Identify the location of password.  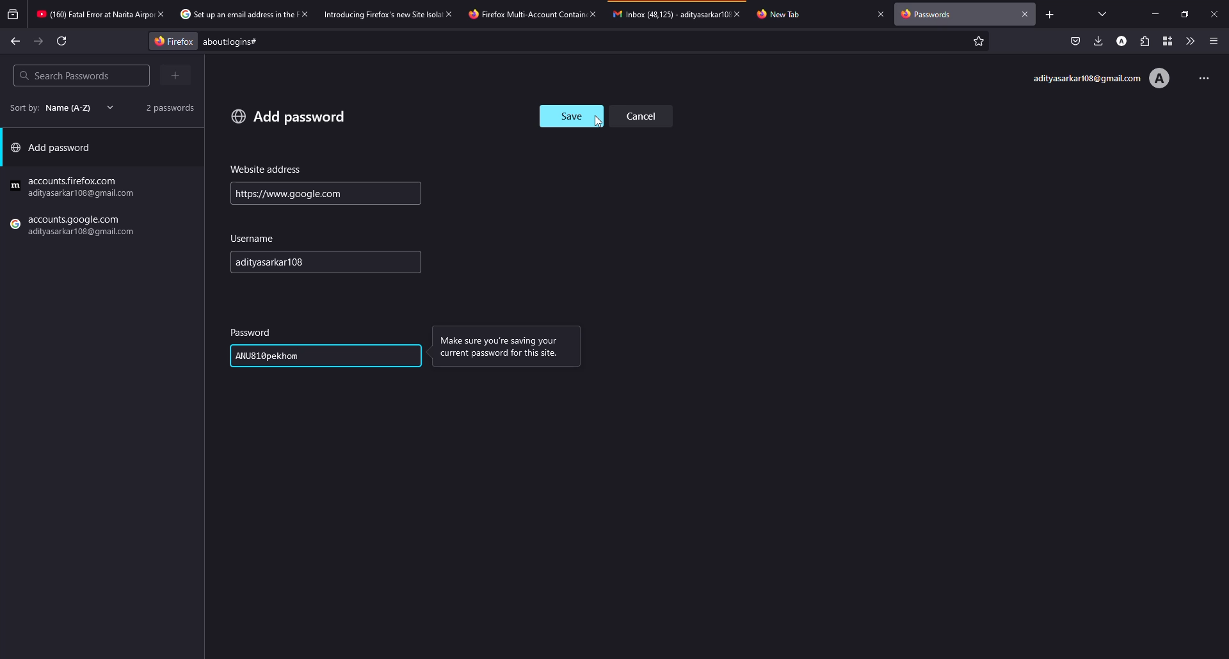
(271, 355).